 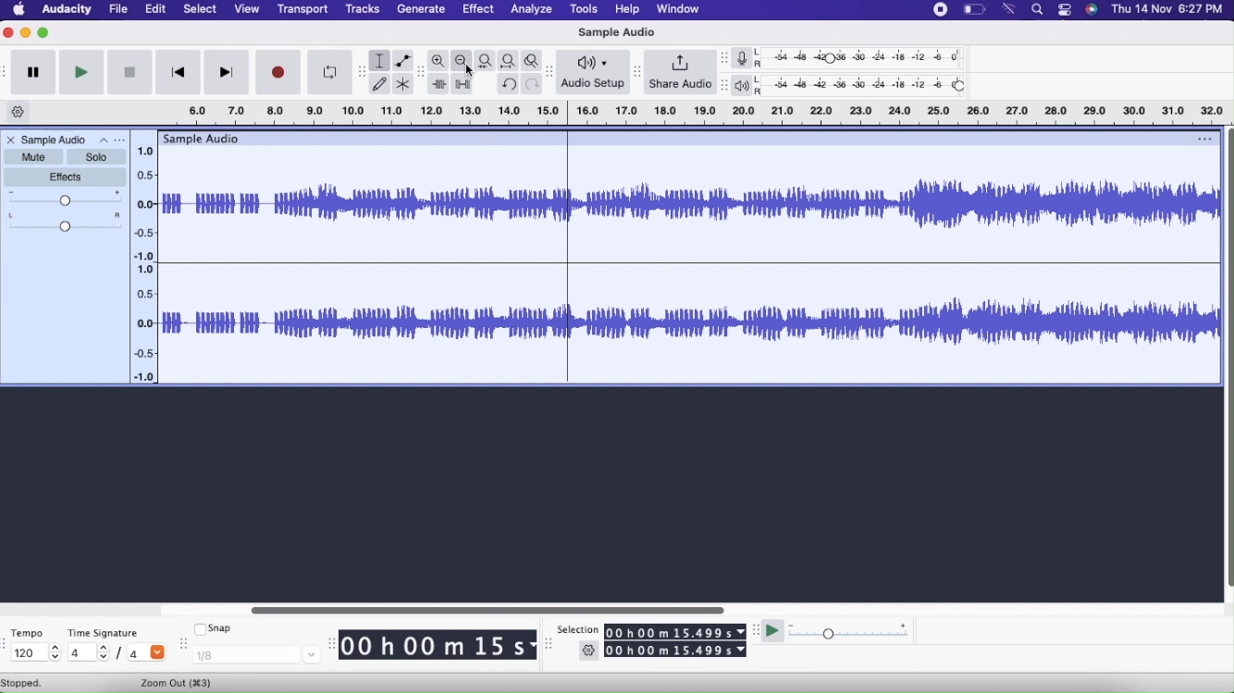 What do you see at coordinates (675, 629) in the screenshot?
I see `00 h 00 m 15.499 s` at bounding box center [675, 629].